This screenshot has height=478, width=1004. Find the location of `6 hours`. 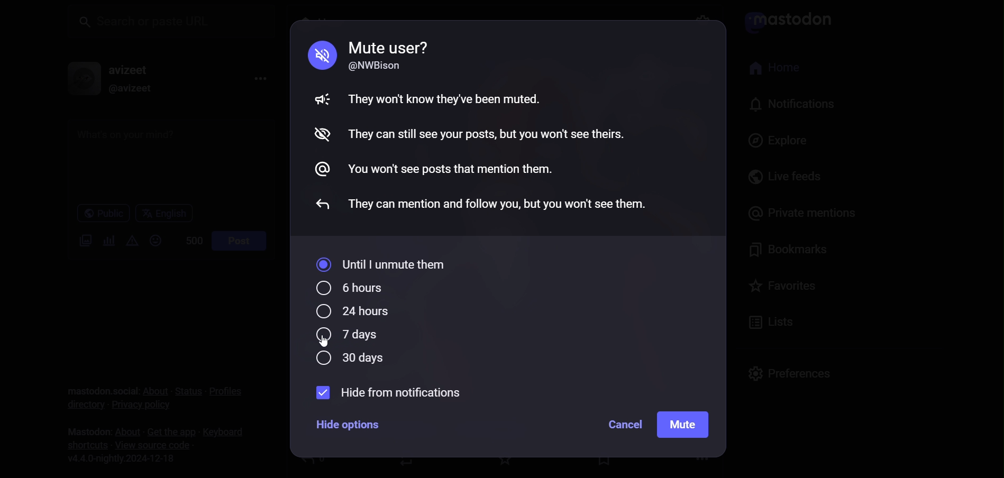

6 hours is located at coordinates (358, 288).